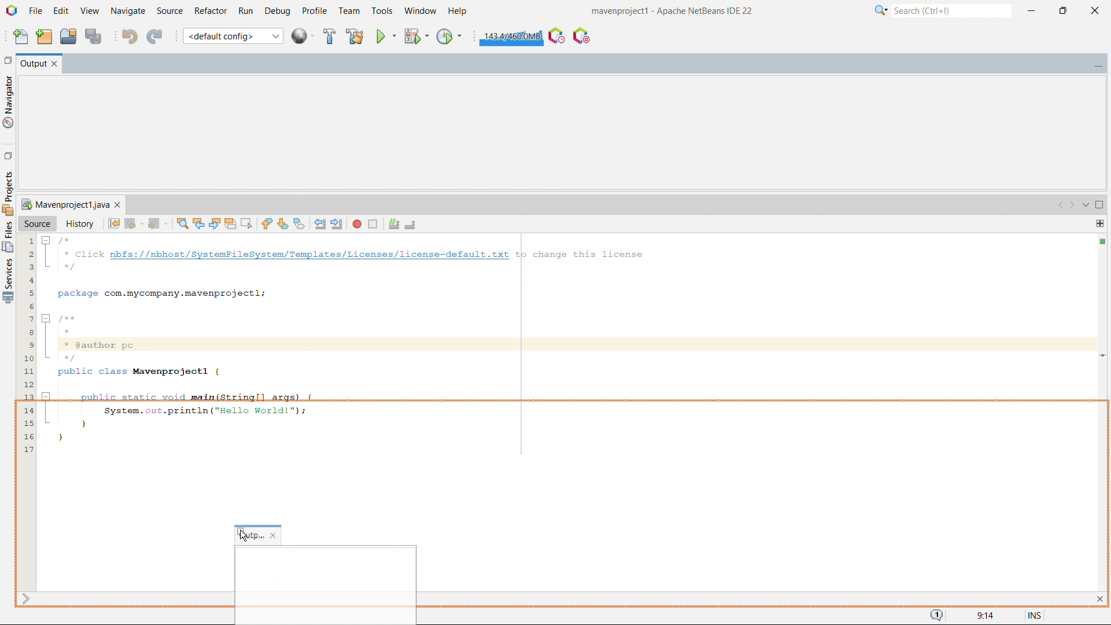 Image resolution: width=1111 pixels, height=625 pixels. Describe the element at coordinates (881, 10) in the screenshot. I see `search options` at that location.